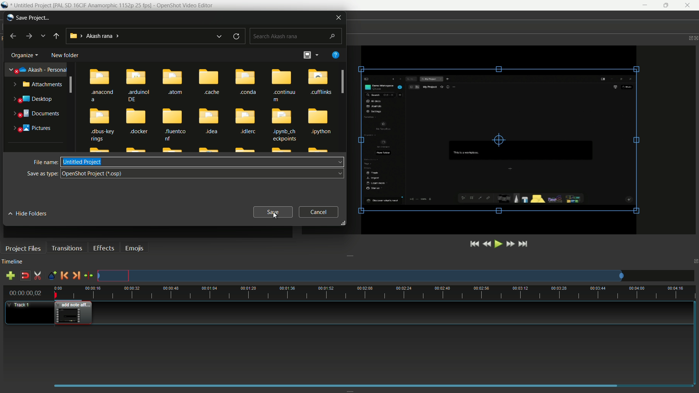 The height and width of the screenshot is (393, 699). I want to click on .atom, so click(174, 83).